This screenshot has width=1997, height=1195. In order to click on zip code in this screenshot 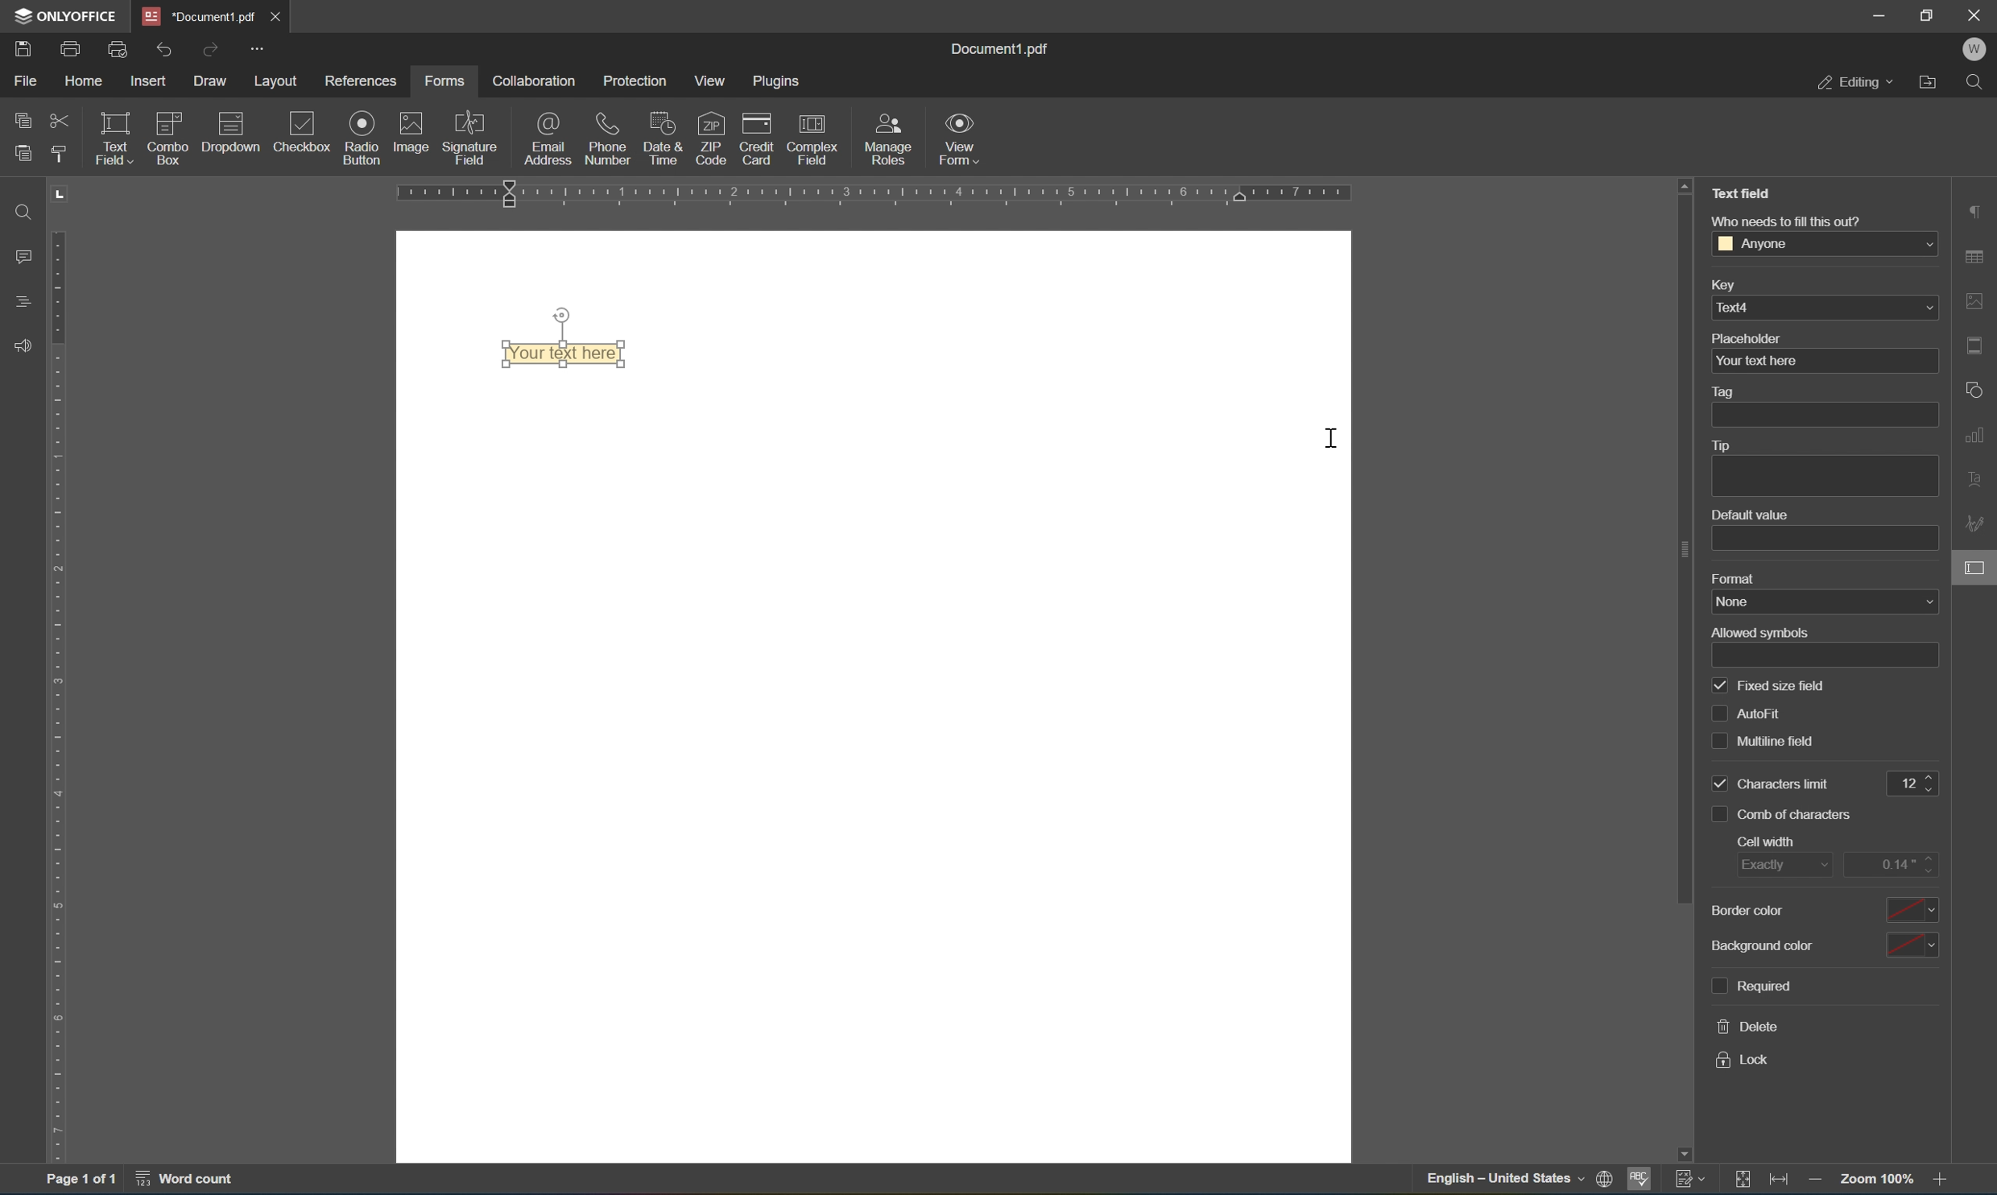, I will do `click(710, 139)`.